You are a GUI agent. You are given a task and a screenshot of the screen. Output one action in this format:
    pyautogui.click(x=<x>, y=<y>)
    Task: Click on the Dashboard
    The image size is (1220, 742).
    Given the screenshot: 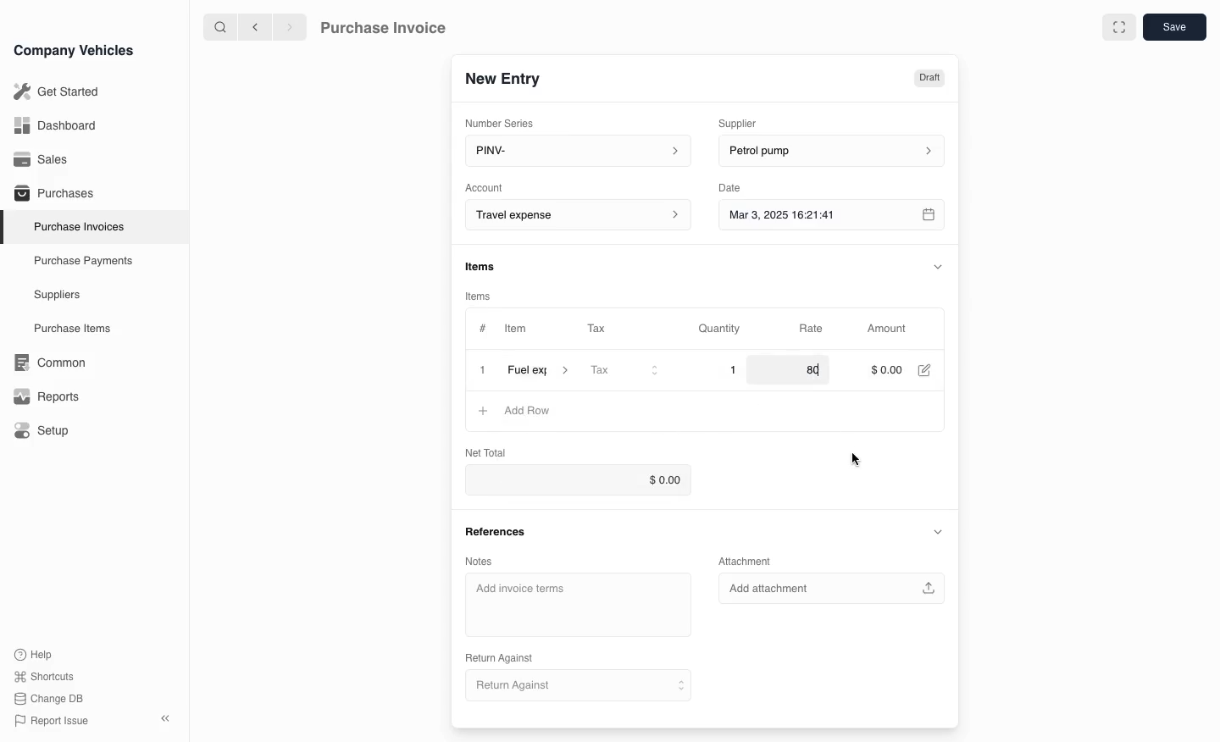 What is the action you would take?
    pyautogui.click(x=54, y=125)
    